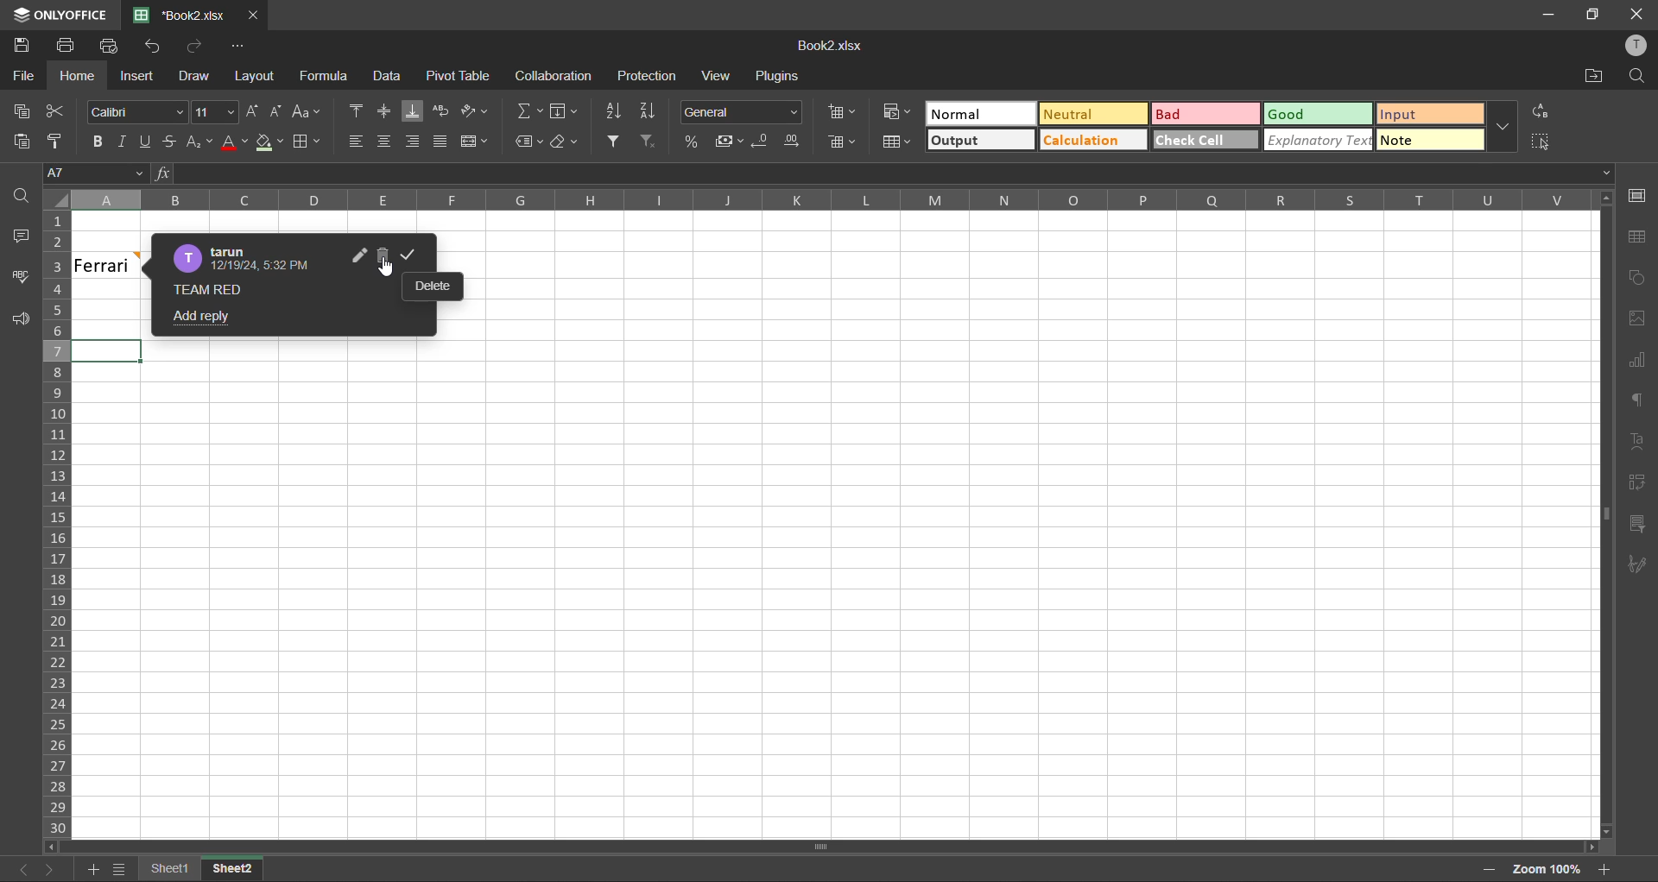 The image size is (1658, 882). What do you see at coordinates (1321, 140) in the screenshot?
I see `explanatory text` at bounding box center [1321, 140].